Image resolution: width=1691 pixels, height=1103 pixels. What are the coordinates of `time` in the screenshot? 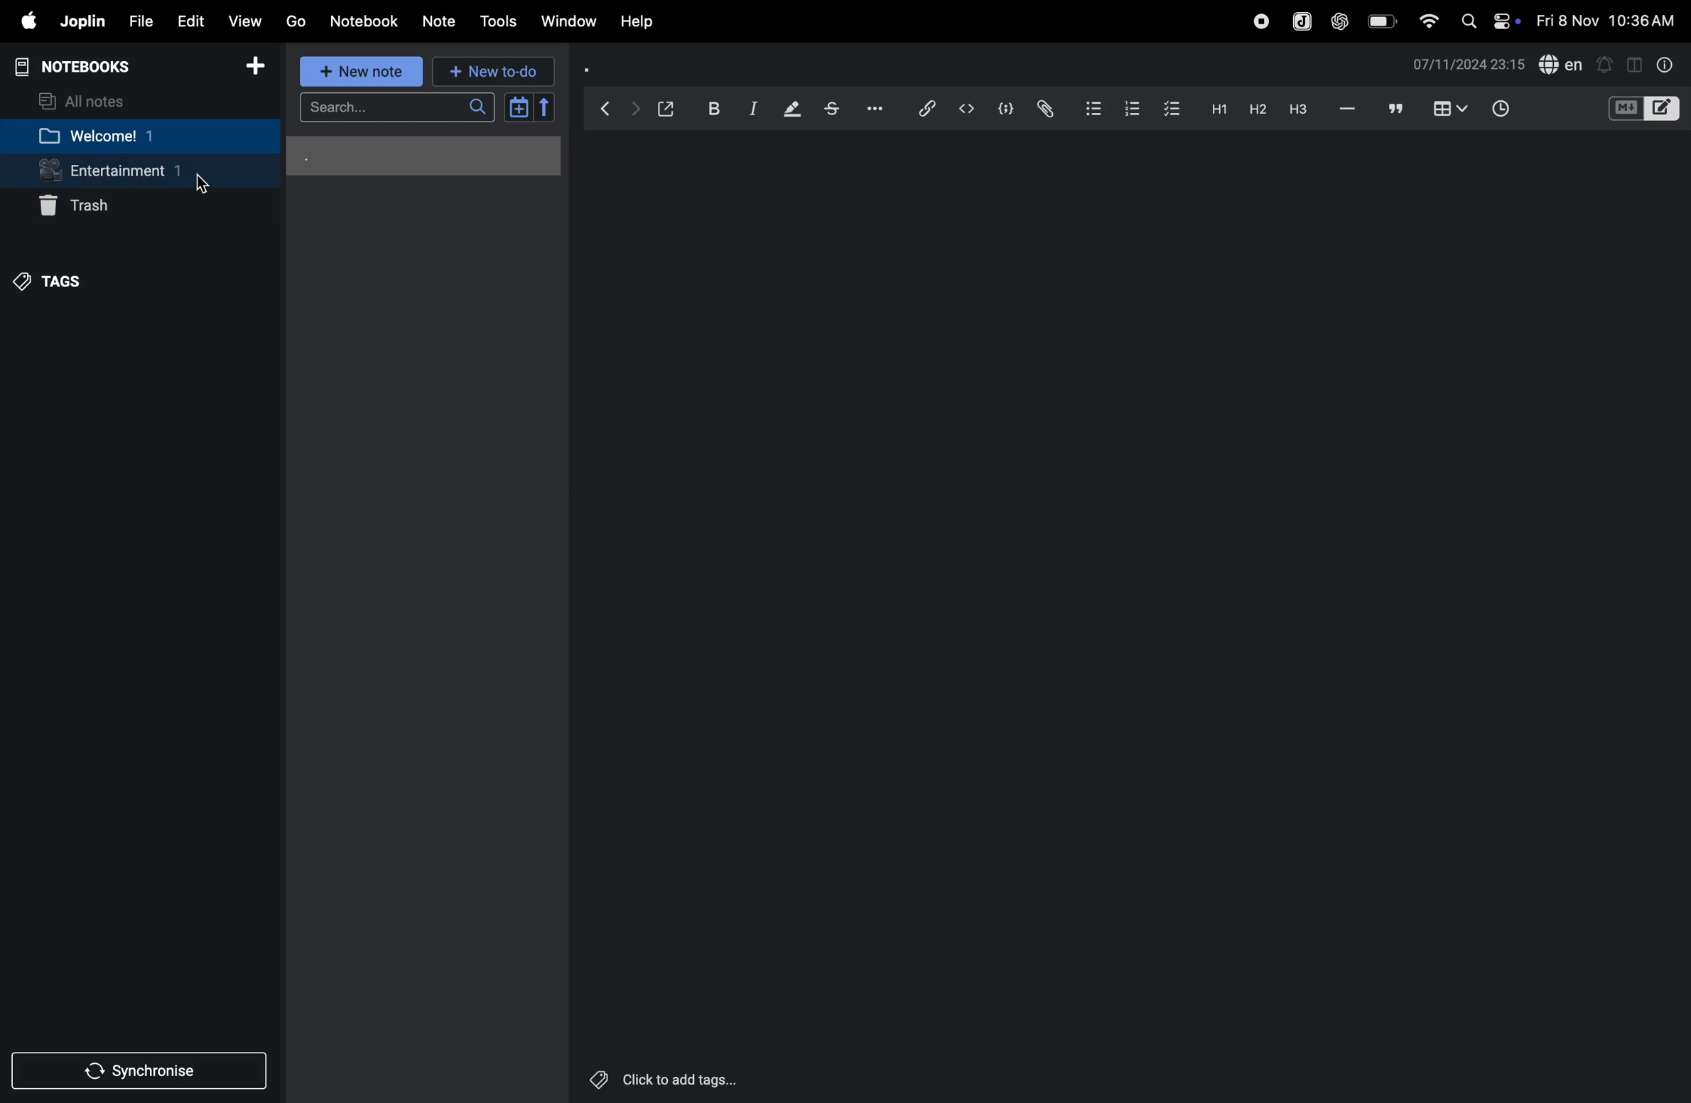 It's located at (1503, 109).